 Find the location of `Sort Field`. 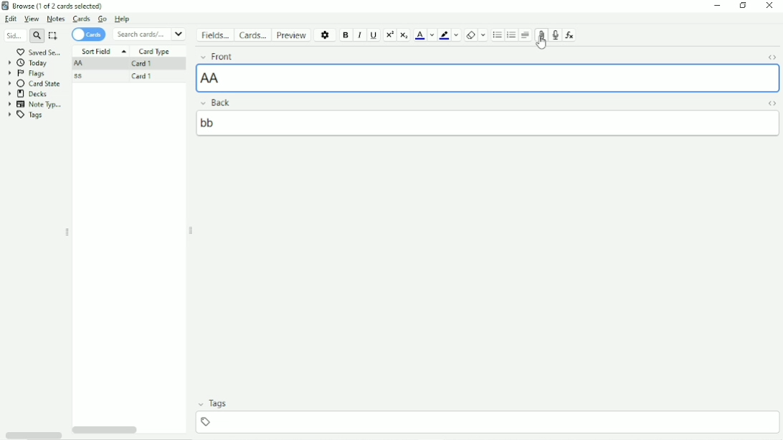

Sort Field is located at coordinates (105, 52).